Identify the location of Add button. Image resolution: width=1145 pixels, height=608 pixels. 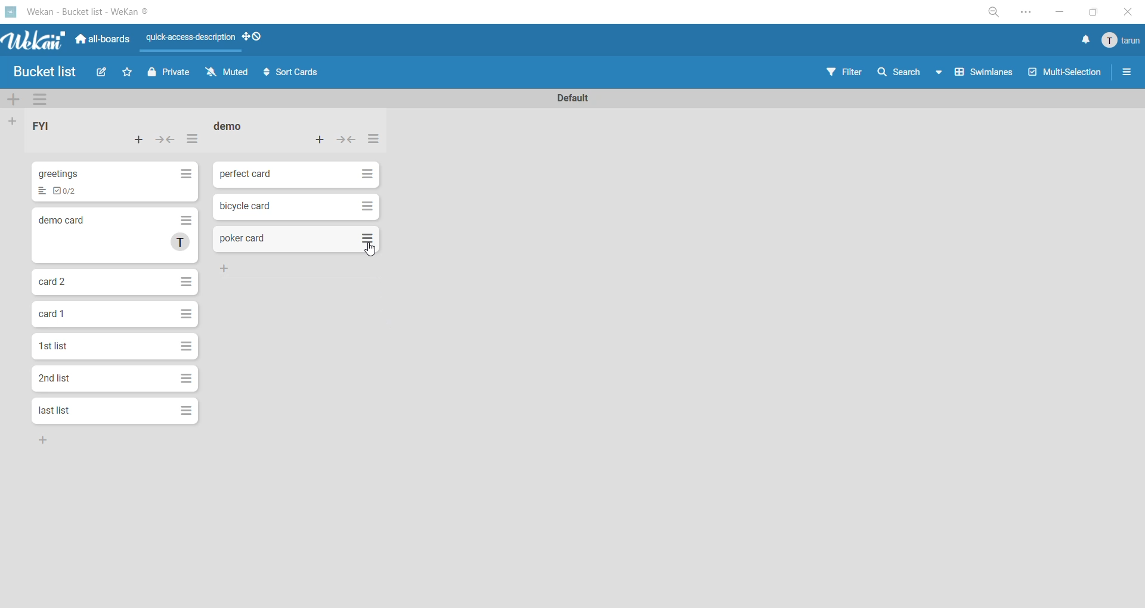
(229, 269).